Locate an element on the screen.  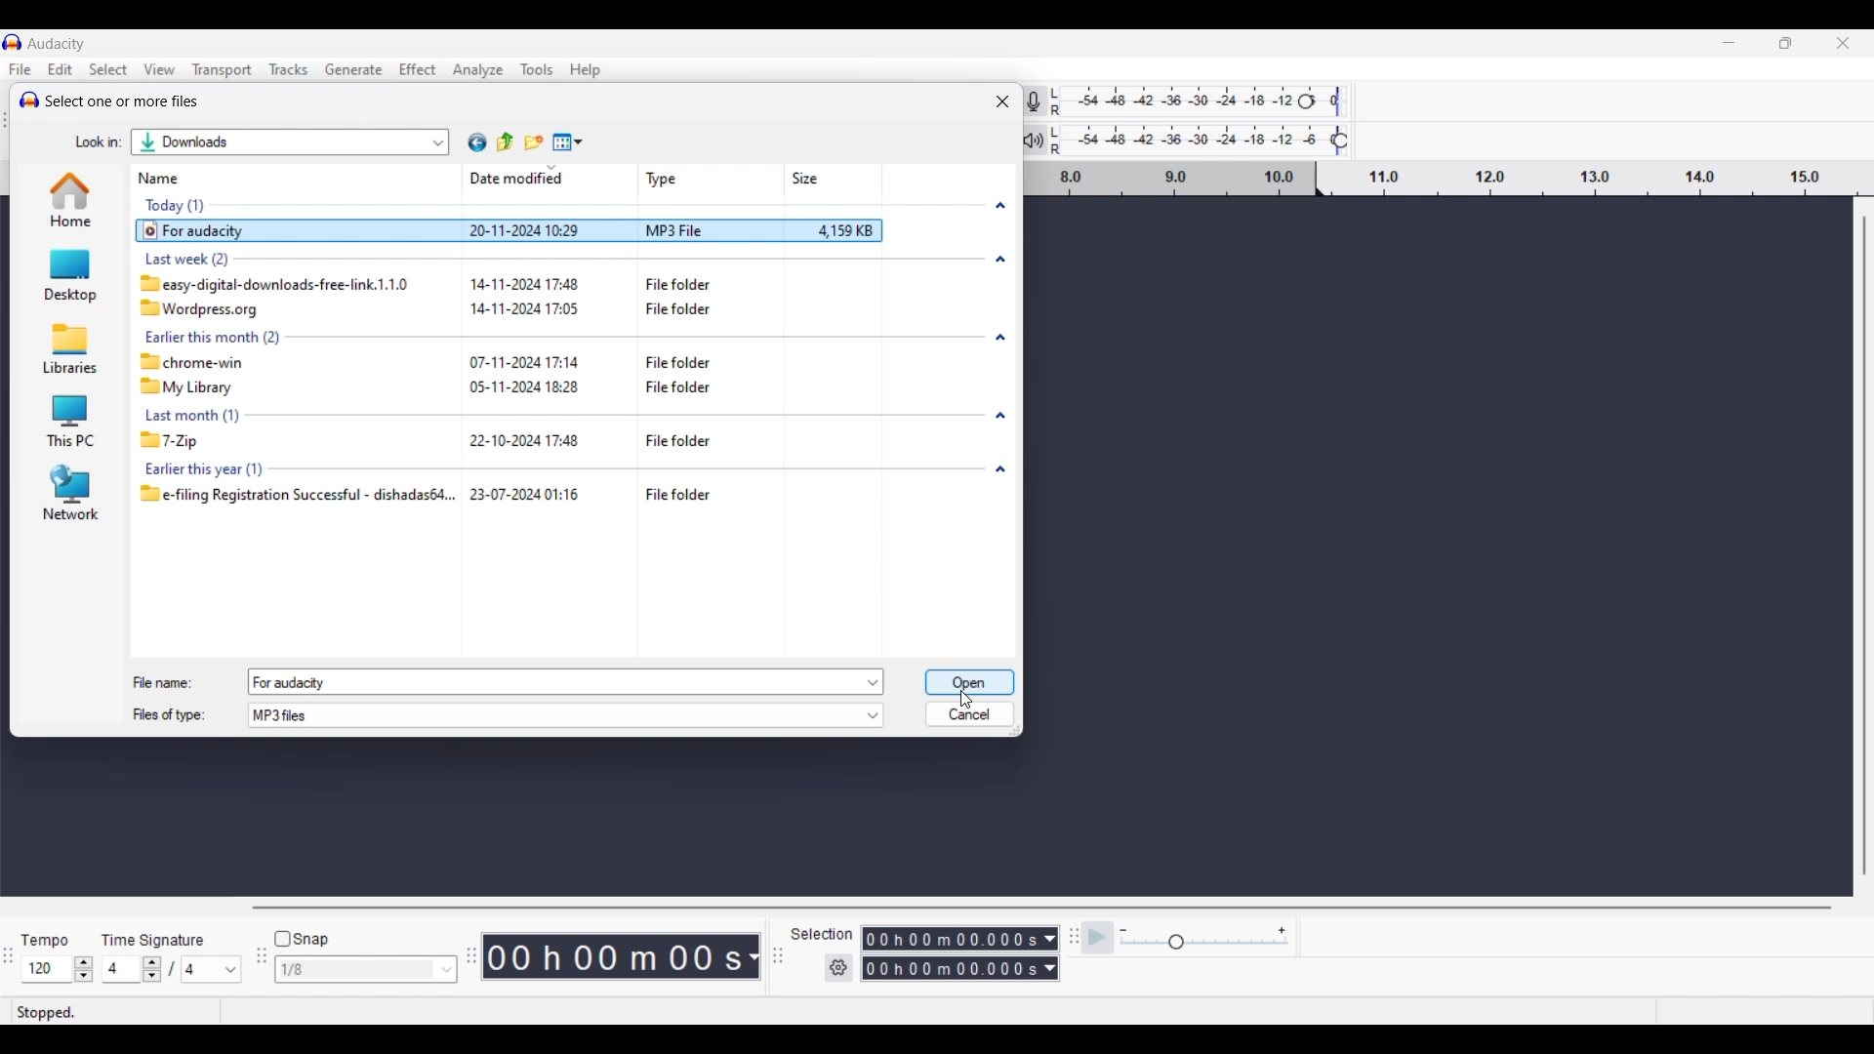
Effect menu is located at coordinates (418, 69).